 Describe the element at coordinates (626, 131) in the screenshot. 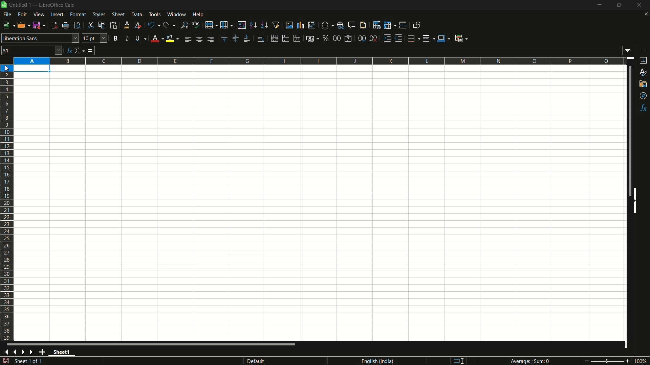

I see `scroll bar` at that location.